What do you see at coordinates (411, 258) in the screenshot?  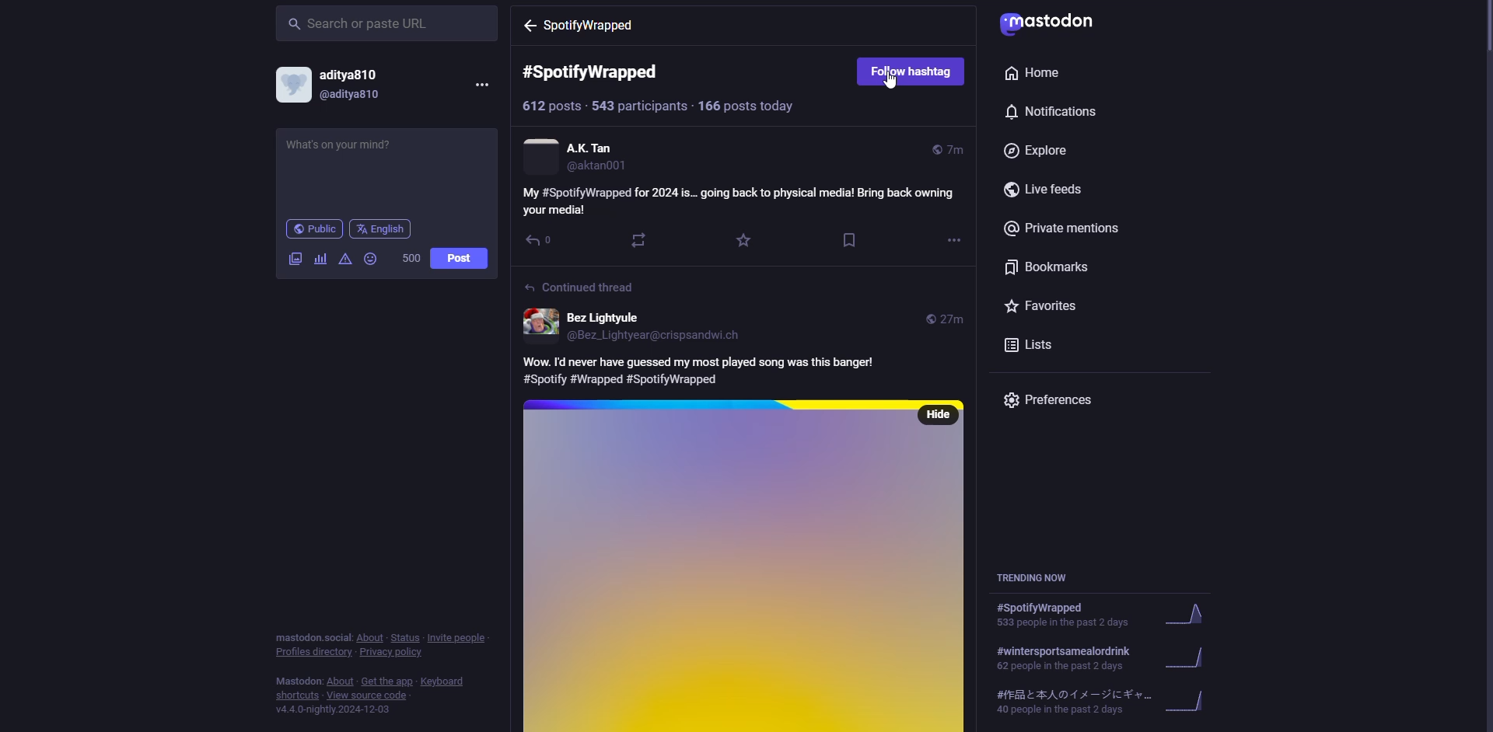 I see `500` at bounding box center [411, 258].